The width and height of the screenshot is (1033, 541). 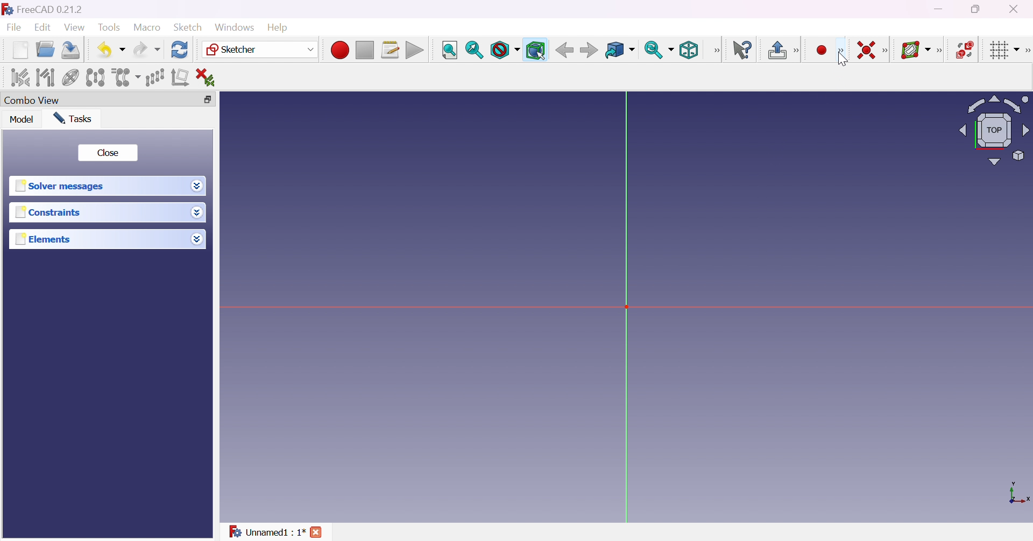 What do you see at coordinates (717, 50) in the screenshot?
I see `View` at bounding box center [717, 50].